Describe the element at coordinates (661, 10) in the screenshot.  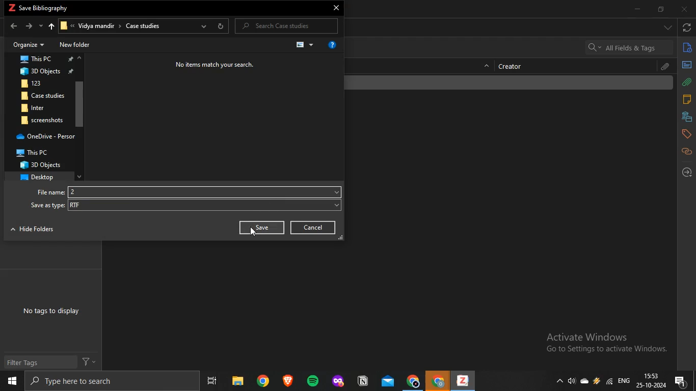
I see `restore down` at that location.